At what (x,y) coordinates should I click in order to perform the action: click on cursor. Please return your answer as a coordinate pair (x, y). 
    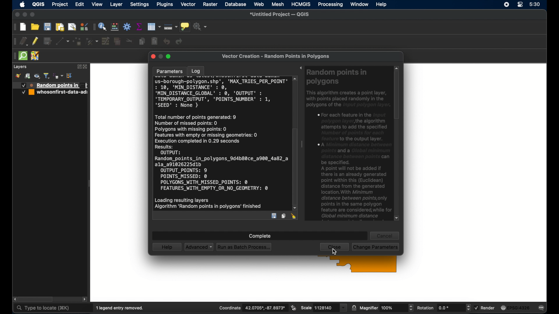
    Looking at the image, I should click on (334, 252).